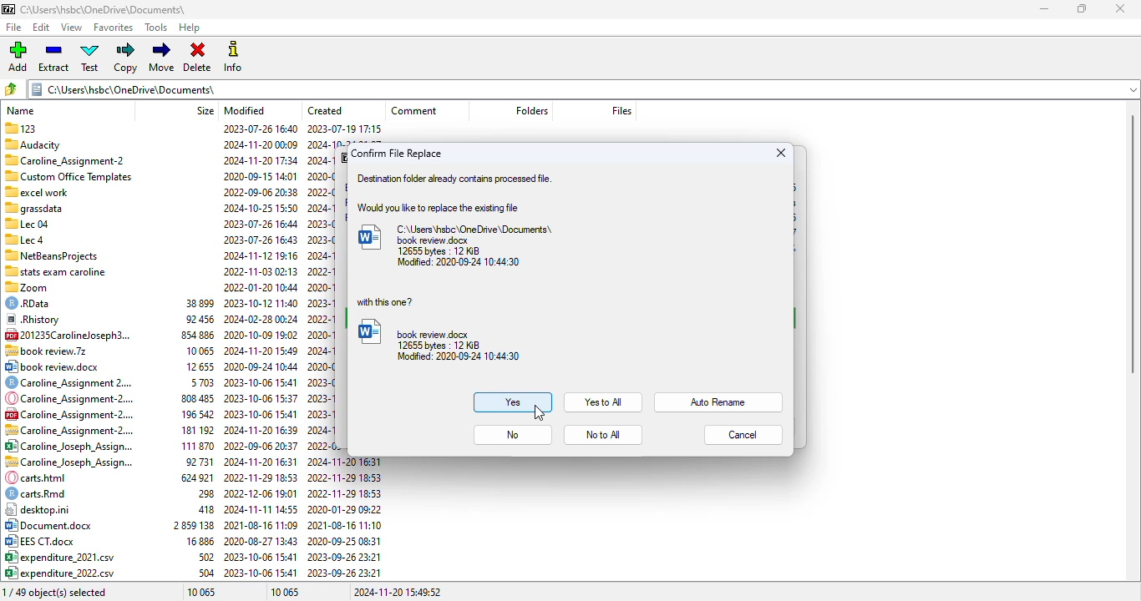 This screenshot has width=1141, height=601. I want to click on file names, so click(68, 471).